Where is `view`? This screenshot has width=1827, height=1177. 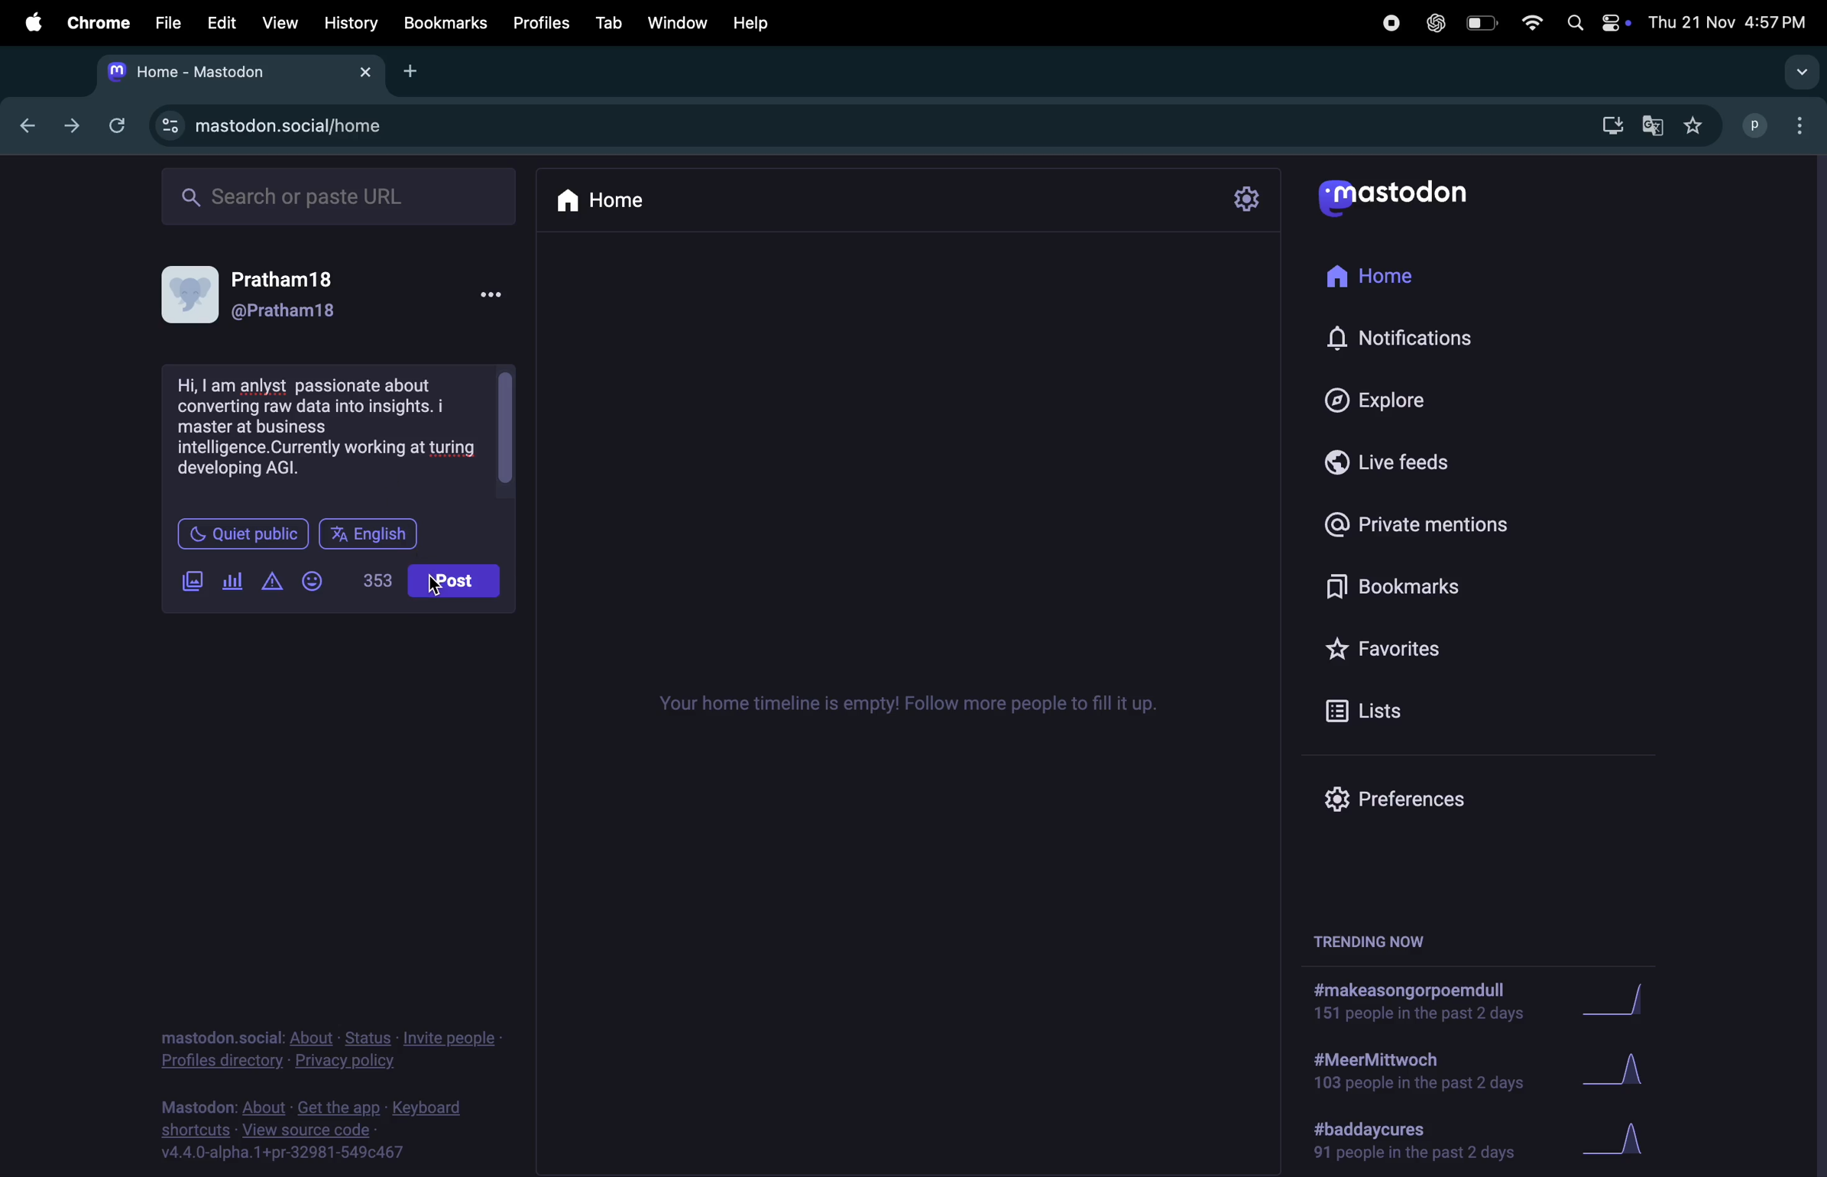
view is located at coordinates (279, 22).